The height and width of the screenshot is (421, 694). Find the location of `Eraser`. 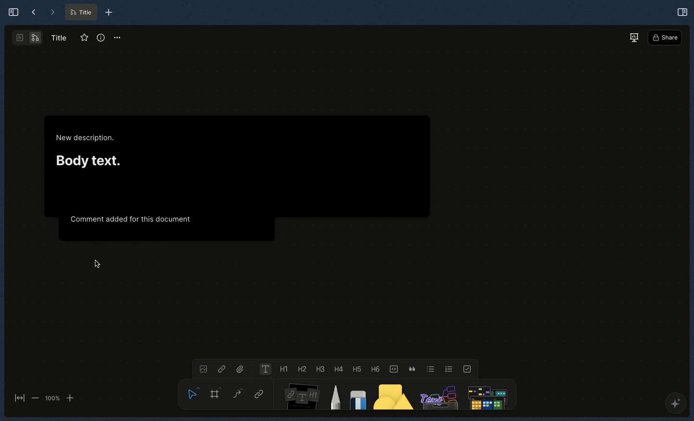

Eraser is located at coordinates (357, 397).